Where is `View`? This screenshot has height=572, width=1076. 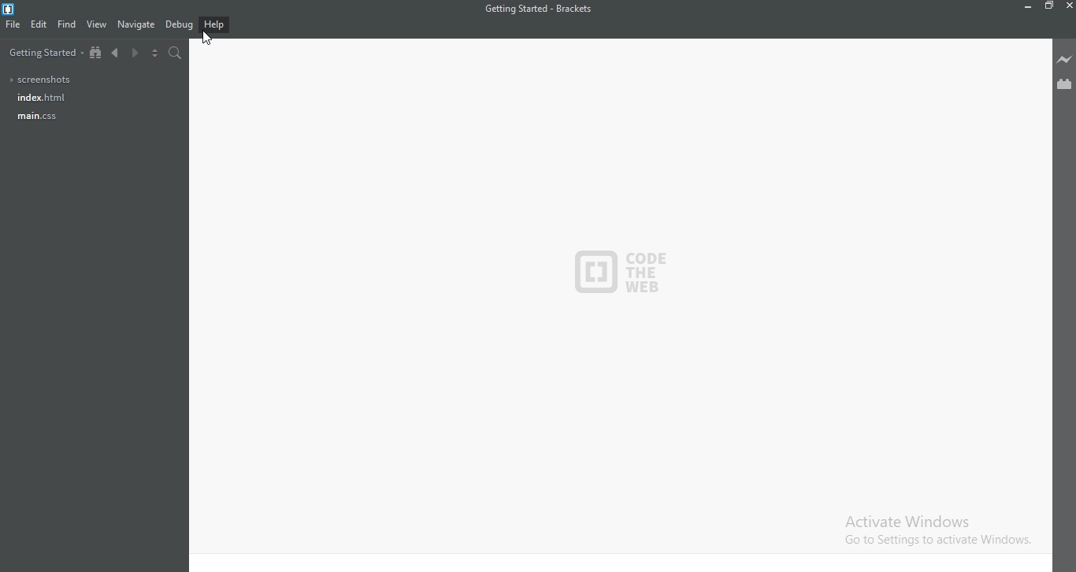 View is located at coordinates (98, 24).